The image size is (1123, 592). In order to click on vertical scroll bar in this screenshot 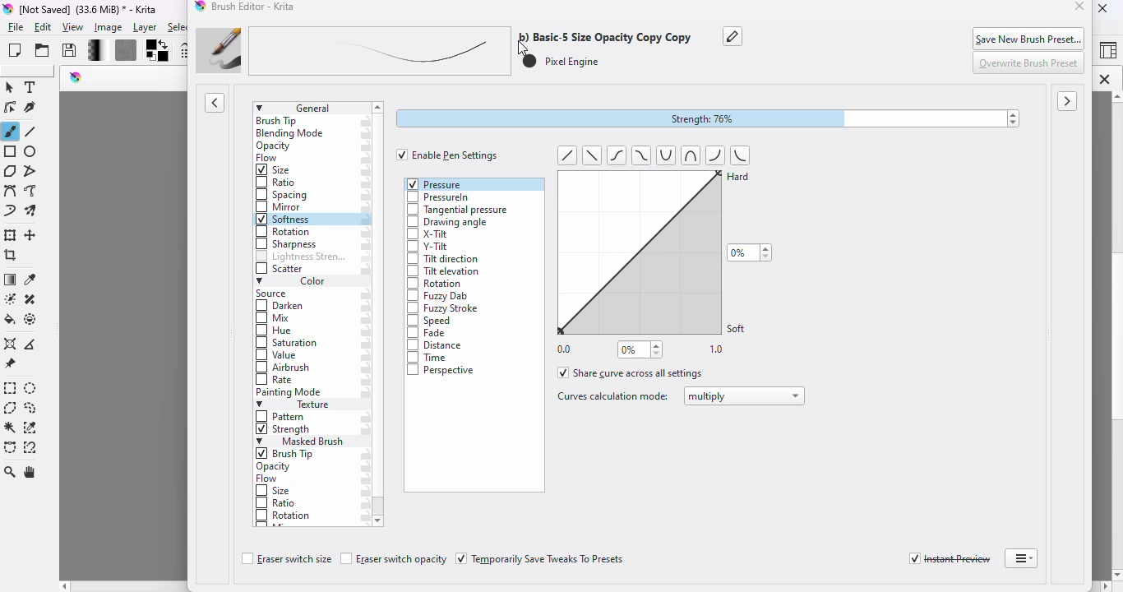, I will do `click(379, 506)`.